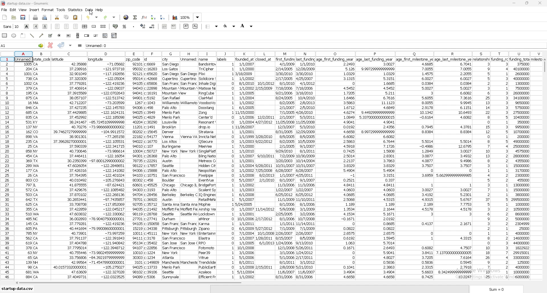 The height and width of the screenshot is (293, 547). Describe the element at coordinates (376, 169) in the screenshot. I see `data` at that location.